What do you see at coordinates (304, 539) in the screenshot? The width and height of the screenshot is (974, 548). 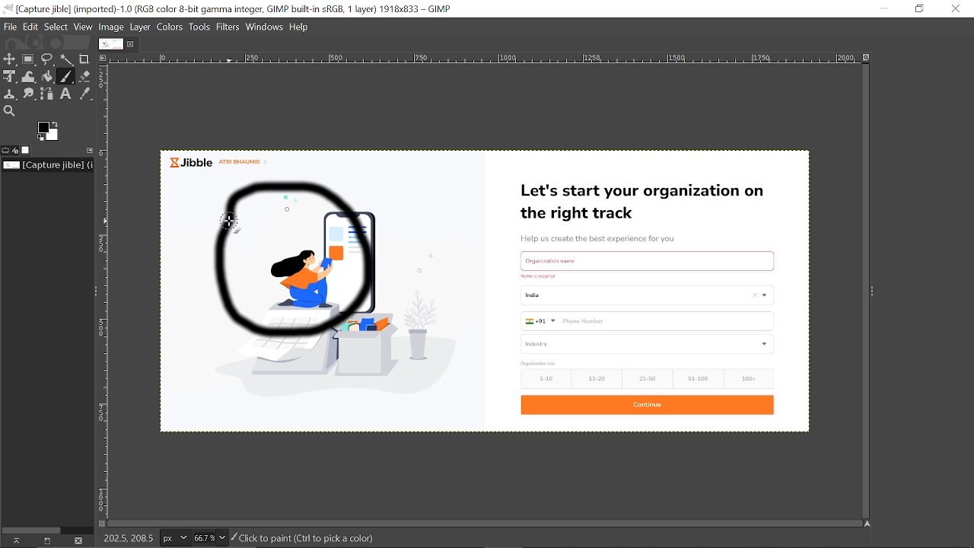 I see `Click to paint(Ctrl to pick a color)` at bounding box center [304, 539].